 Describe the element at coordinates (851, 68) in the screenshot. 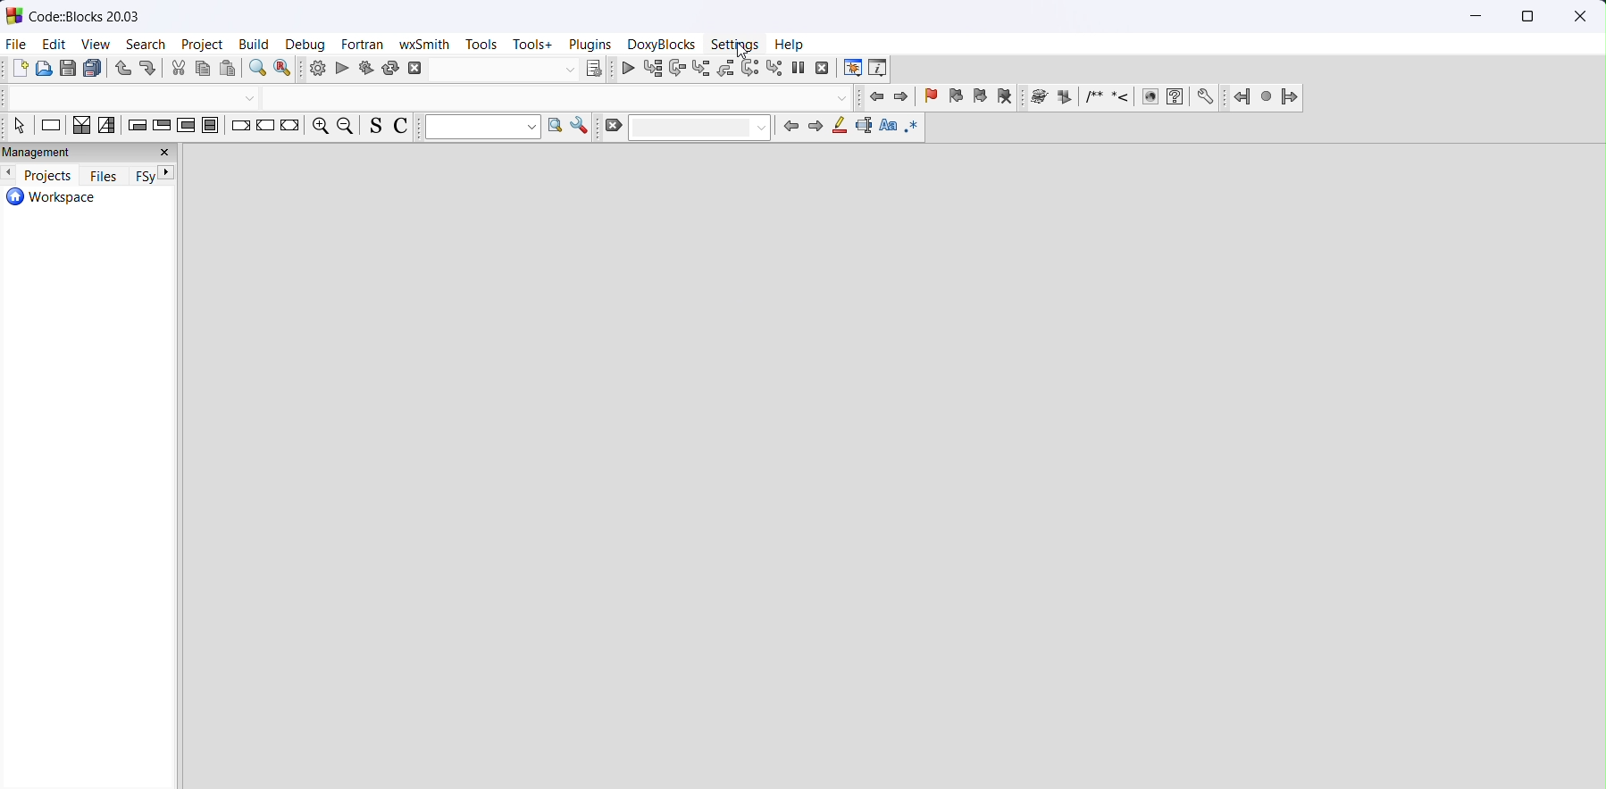

I see `debugging windows` at that location.